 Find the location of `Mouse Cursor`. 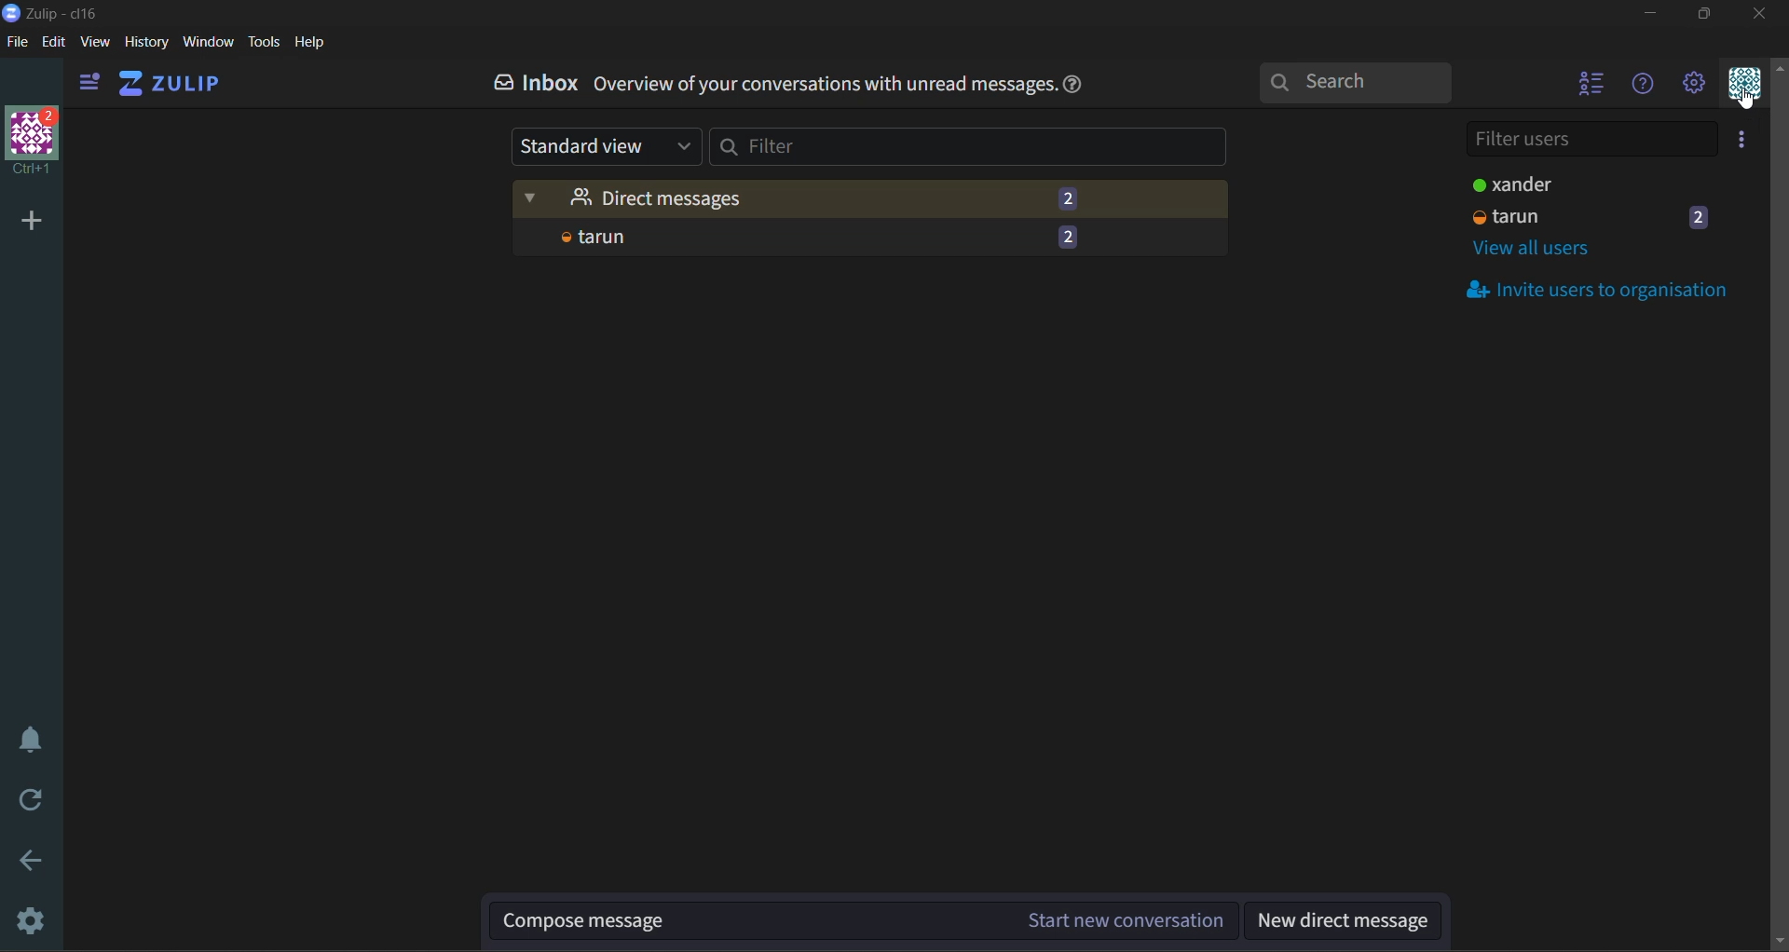

Mouse Cursor is located at coordinates (1742, 103).